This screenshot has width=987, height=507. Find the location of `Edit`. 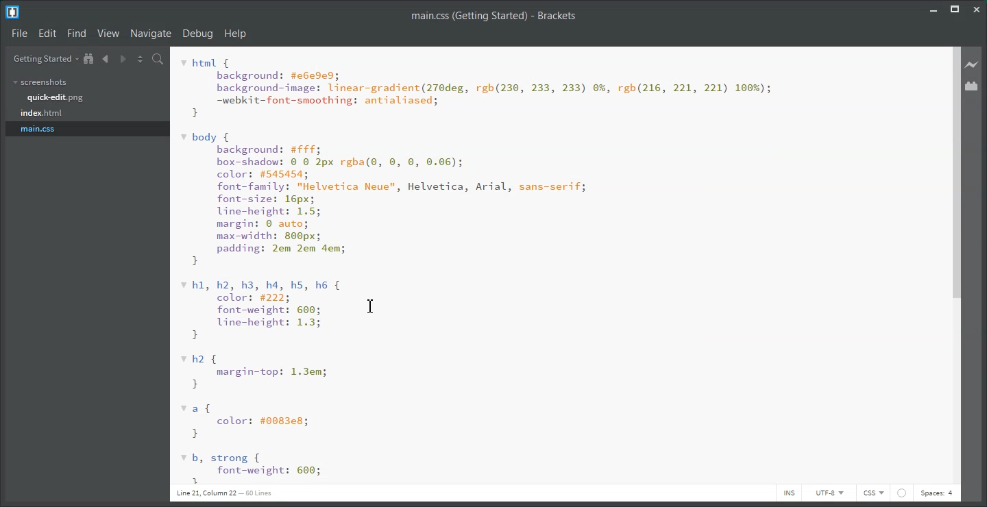

Edit is located at coordinates (47, 34).